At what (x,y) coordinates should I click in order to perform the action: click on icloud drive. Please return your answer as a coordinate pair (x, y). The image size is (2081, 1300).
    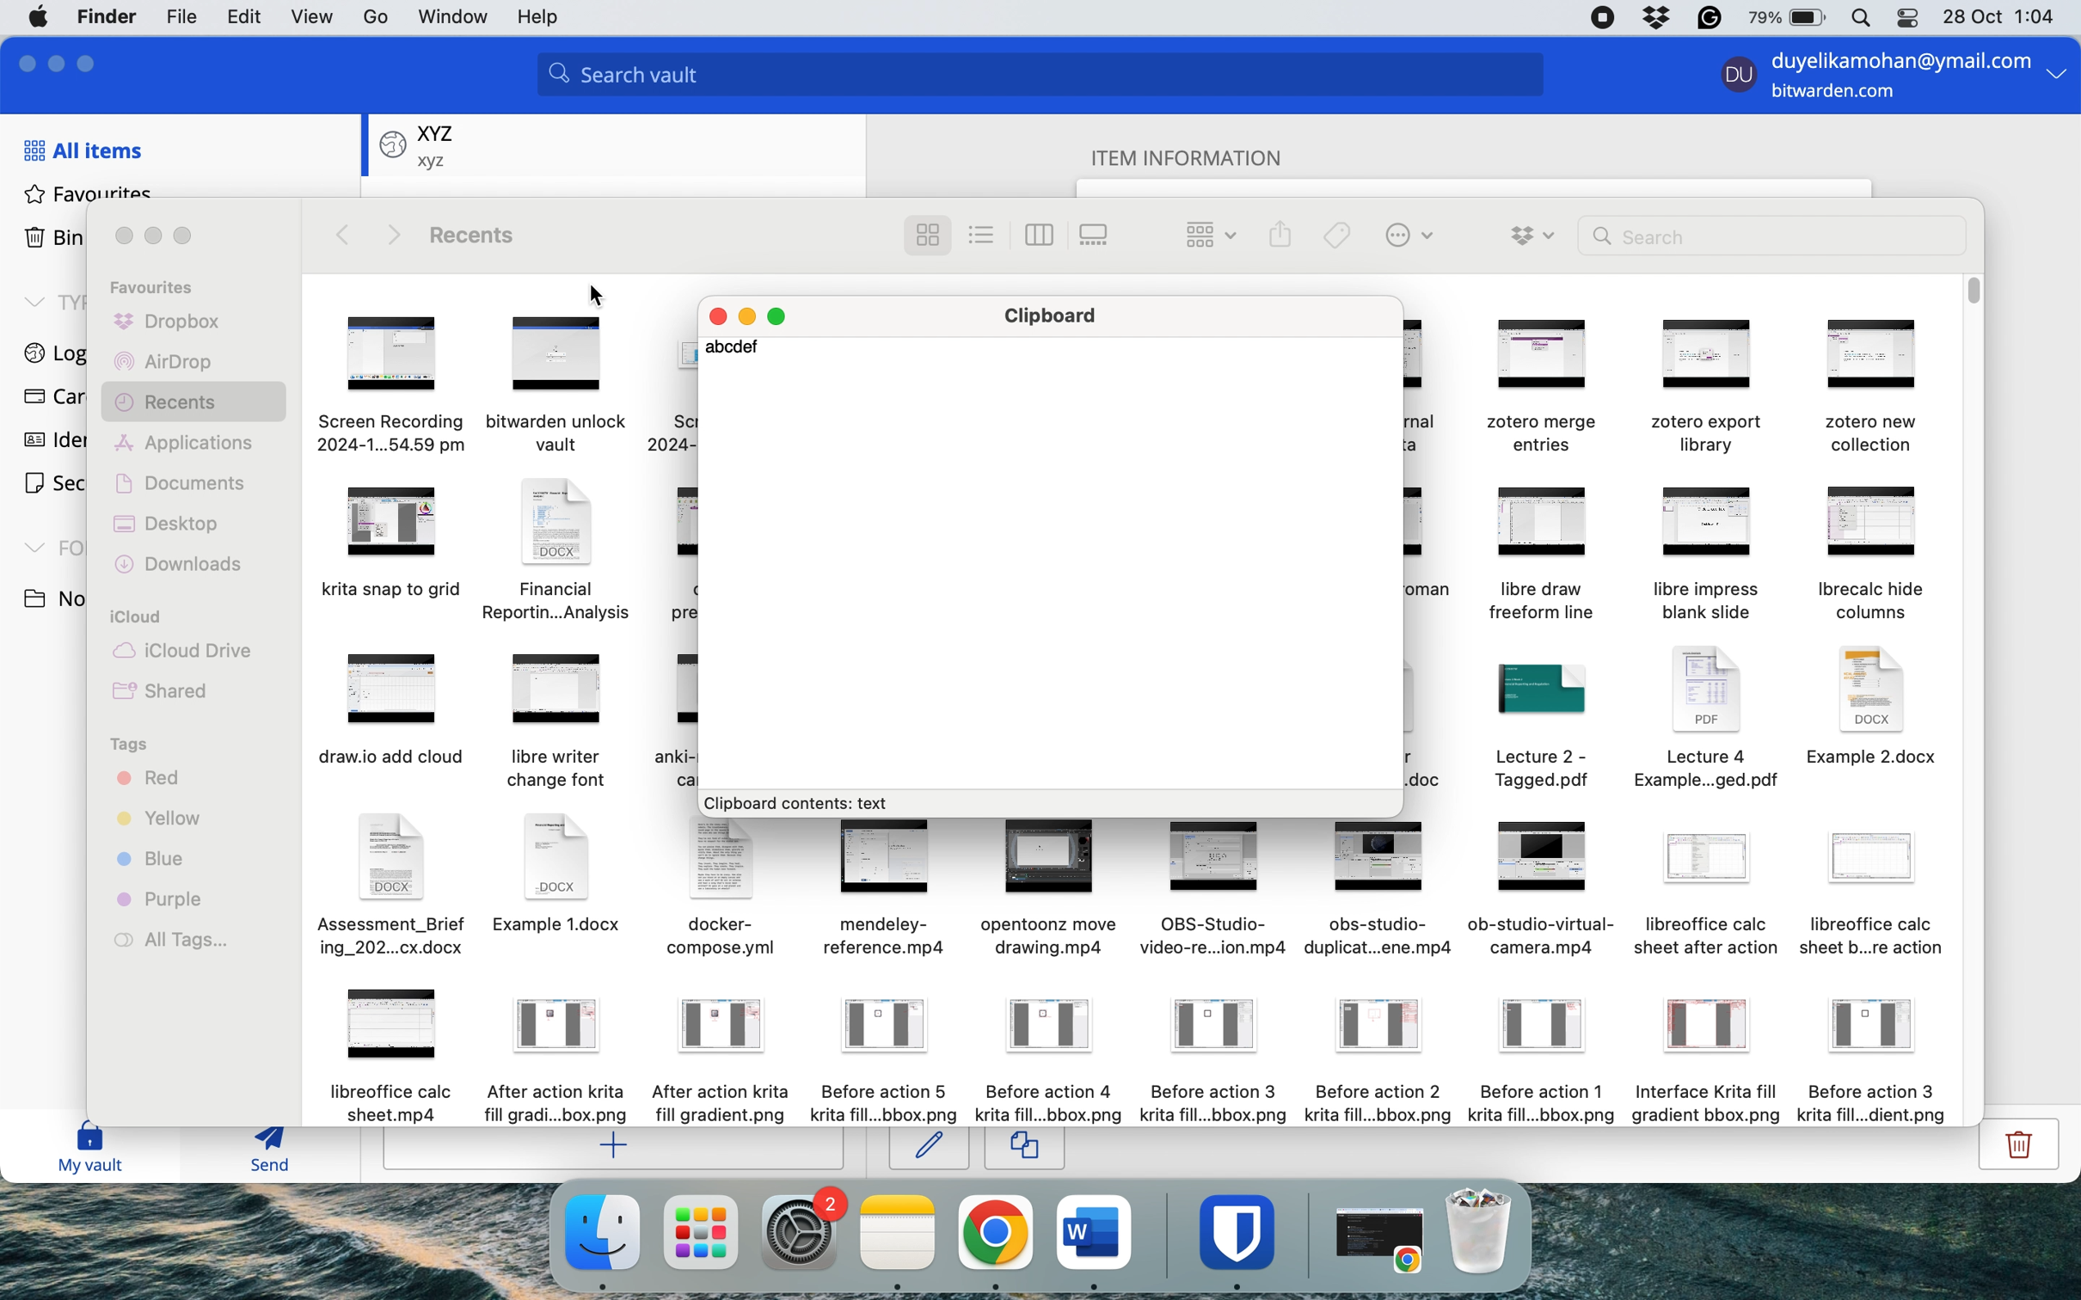
    Looking at the image, I should click on (181, 653).